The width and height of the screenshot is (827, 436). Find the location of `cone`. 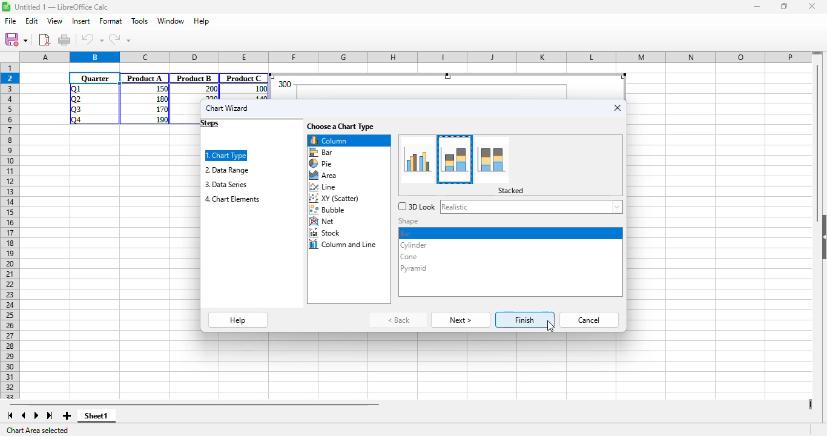

cone is located at coordinates (408, 257).